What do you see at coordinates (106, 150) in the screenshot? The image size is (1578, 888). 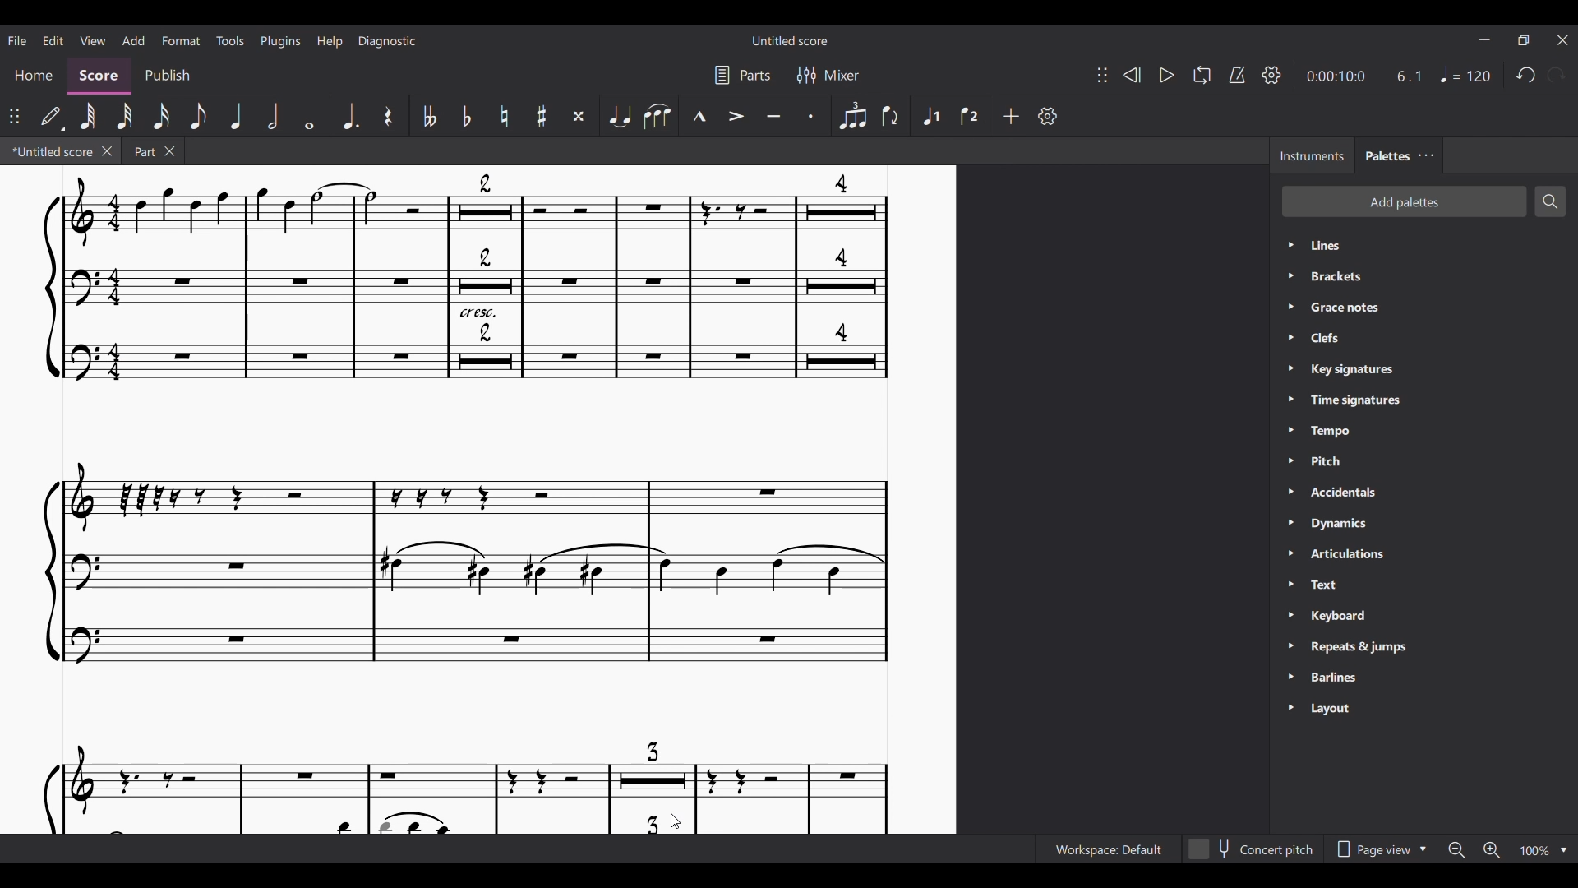 I see `Close current tab` at bounding box center [106, 150].